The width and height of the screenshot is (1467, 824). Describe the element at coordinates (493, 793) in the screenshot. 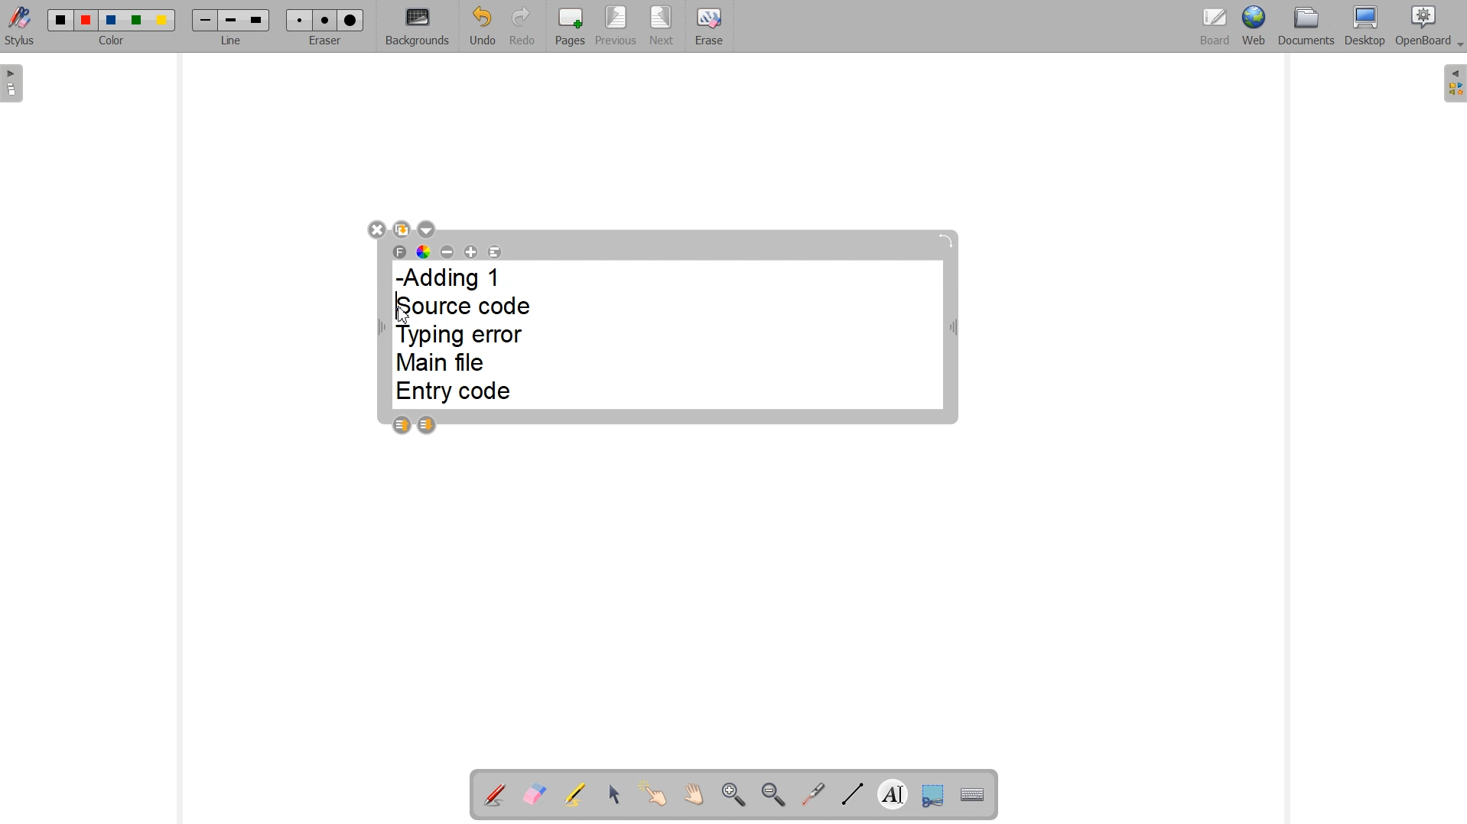

I see `Annotation document` at that location.